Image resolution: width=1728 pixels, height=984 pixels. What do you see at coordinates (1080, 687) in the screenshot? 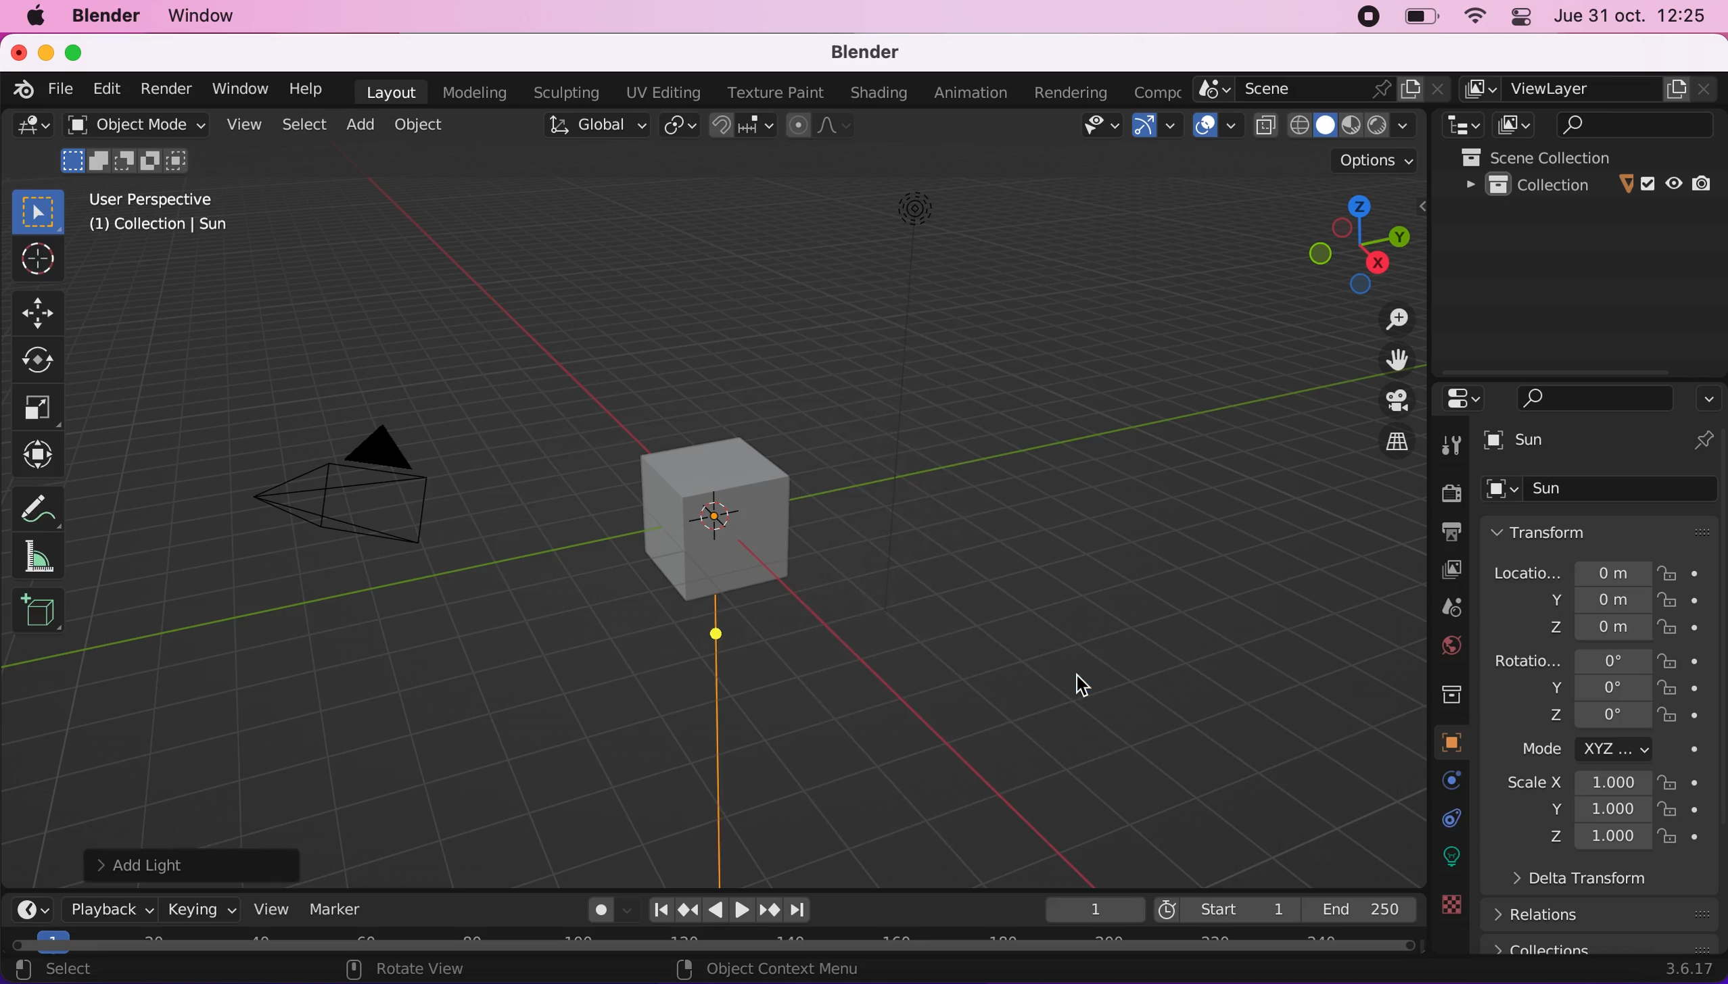
I see `cursor` at bounding box center [1080, 687].